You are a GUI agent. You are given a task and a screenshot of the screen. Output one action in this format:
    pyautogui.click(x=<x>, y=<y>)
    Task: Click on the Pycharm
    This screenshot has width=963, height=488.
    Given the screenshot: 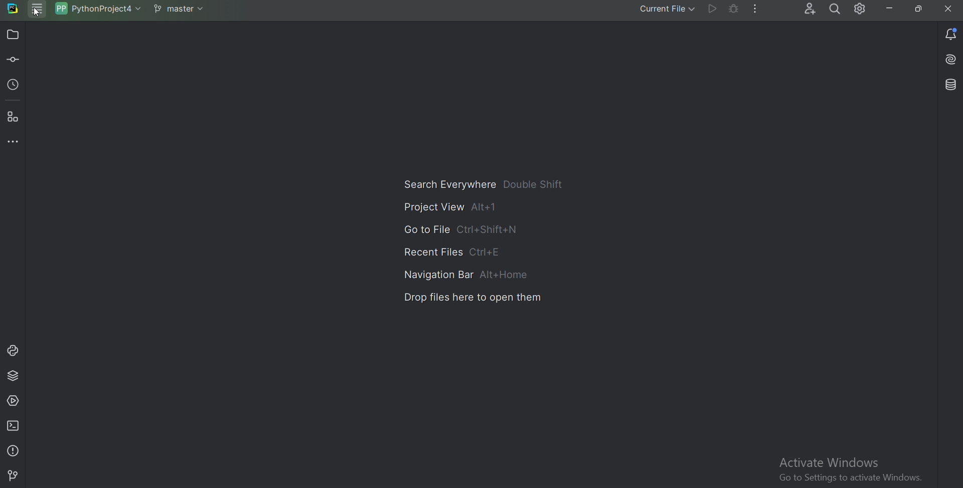 What is the action you would take?
    pyautogui.click(x=13, y=9)
    